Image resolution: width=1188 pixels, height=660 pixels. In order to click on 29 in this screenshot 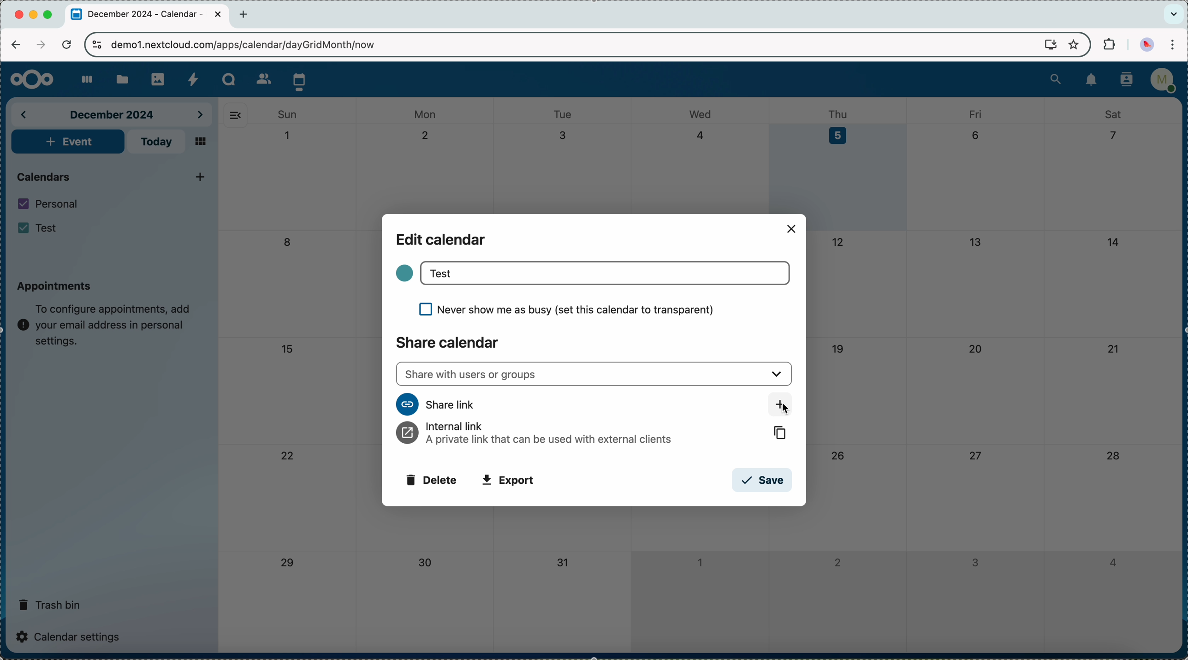, I will do `click(286, 563)`.